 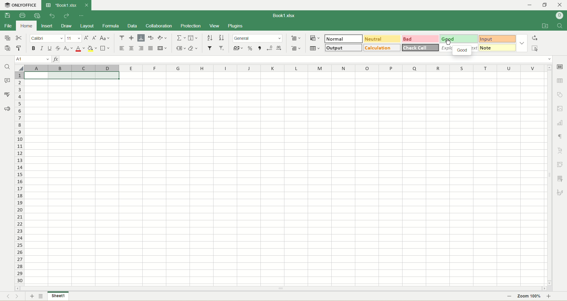 I want to click on minimize, so click(x=529, y=5).